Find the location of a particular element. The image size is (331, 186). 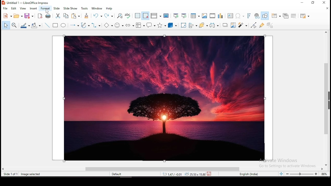

spell check is located at coordinates (128, 15).